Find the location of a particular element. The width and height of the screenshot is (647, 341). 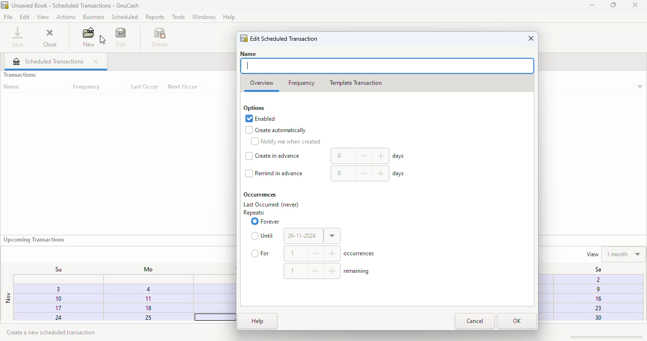

create a new scheduled transaction is located at coordinates (53, 332).